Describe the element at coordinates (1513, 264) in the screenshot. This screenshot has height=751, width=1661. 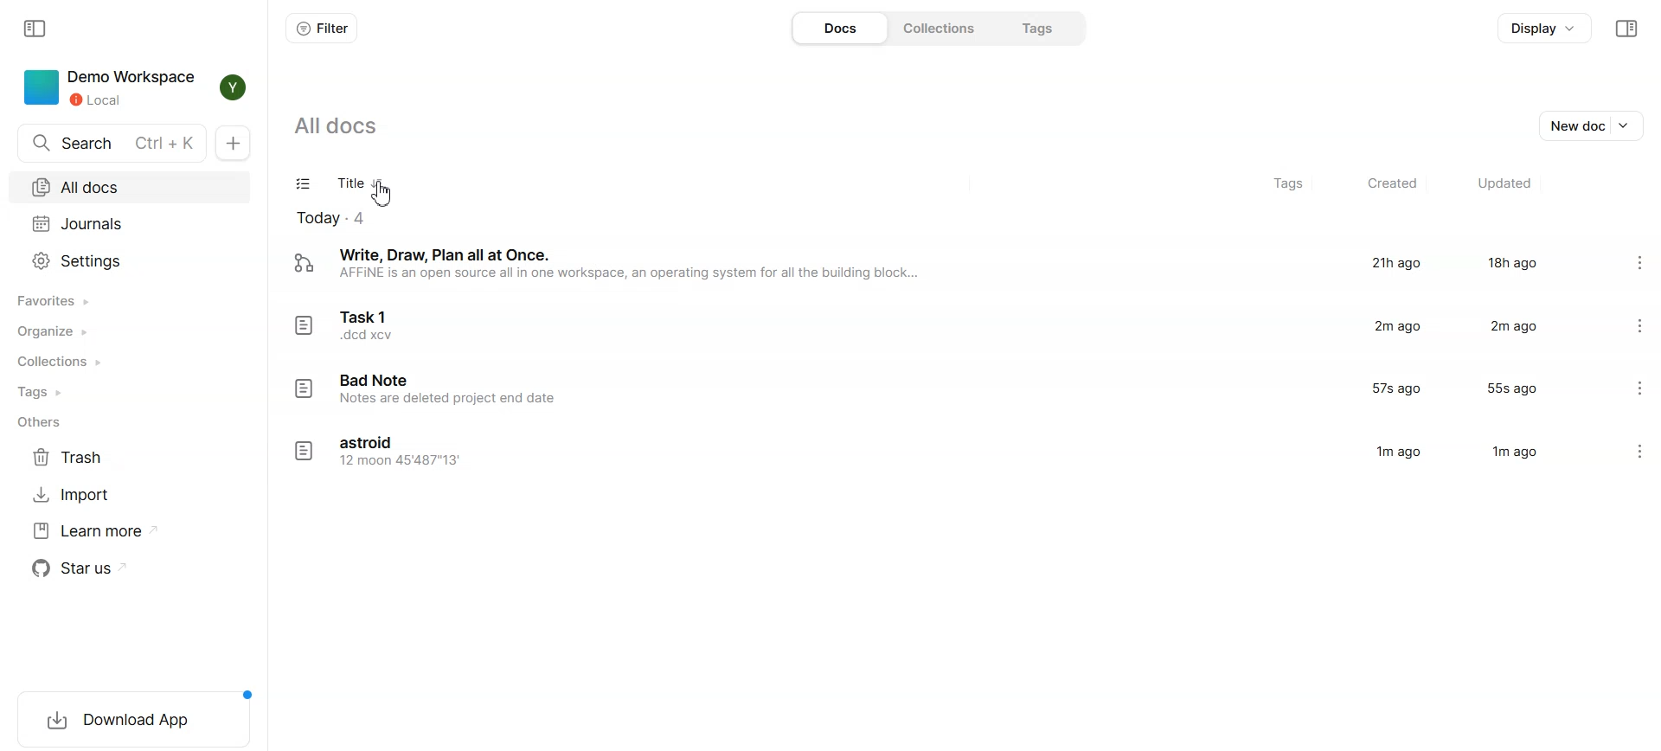
I see `18h ago` at that location.